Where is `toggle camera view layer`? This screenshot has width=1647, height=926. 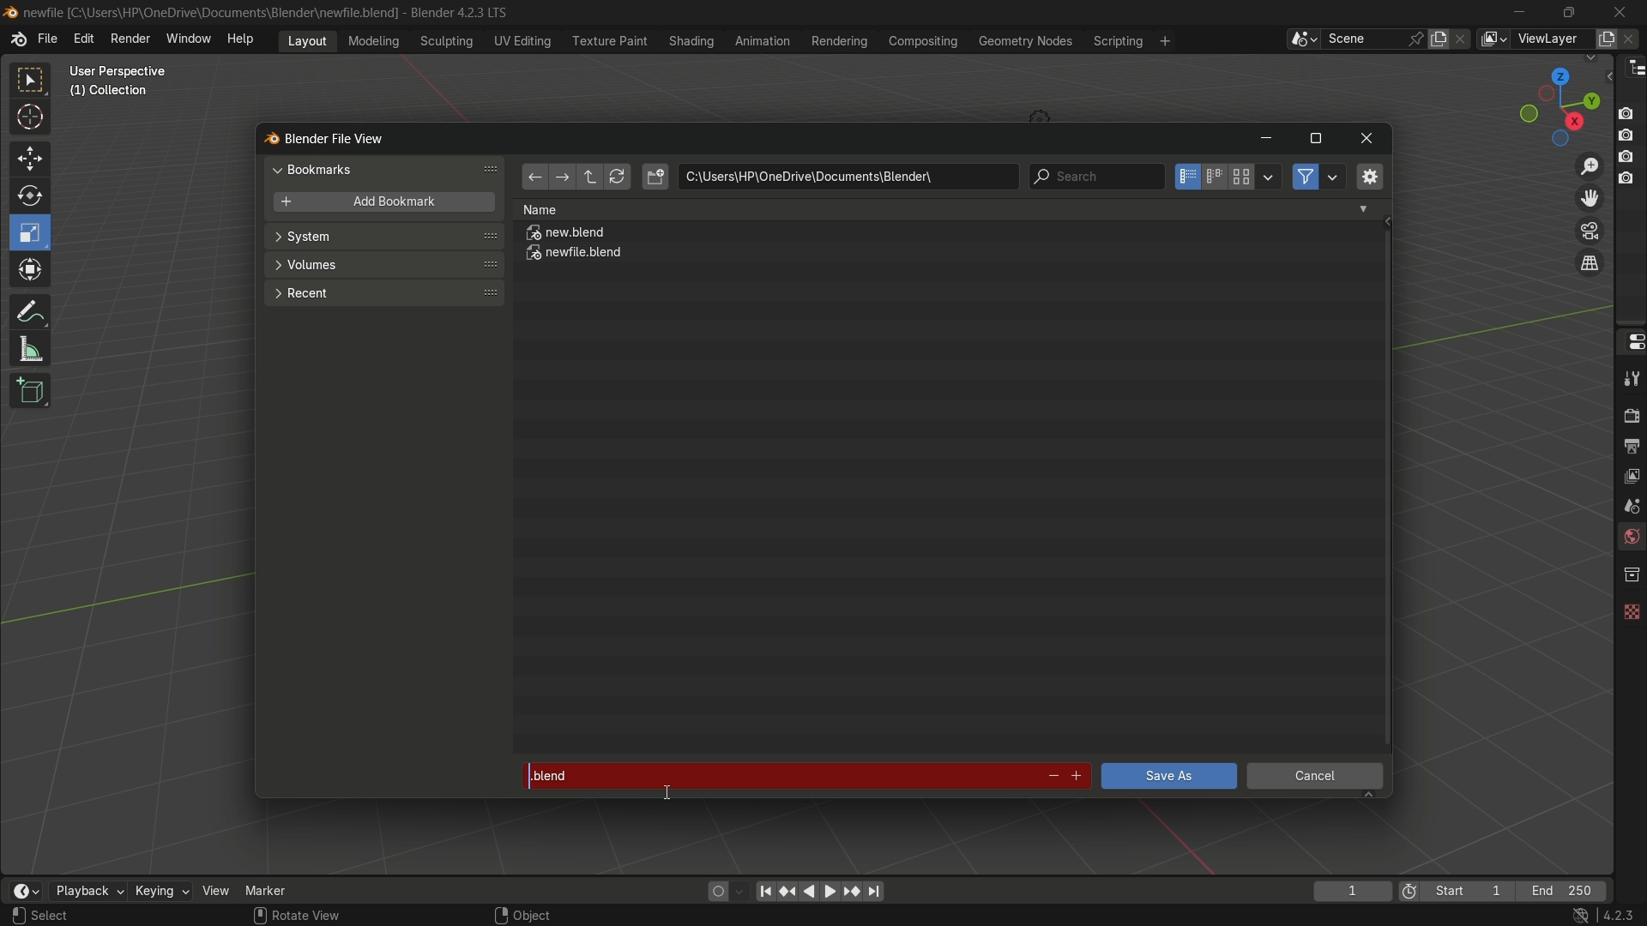 toggle camera view layer is located at coordinates (1590, 229).